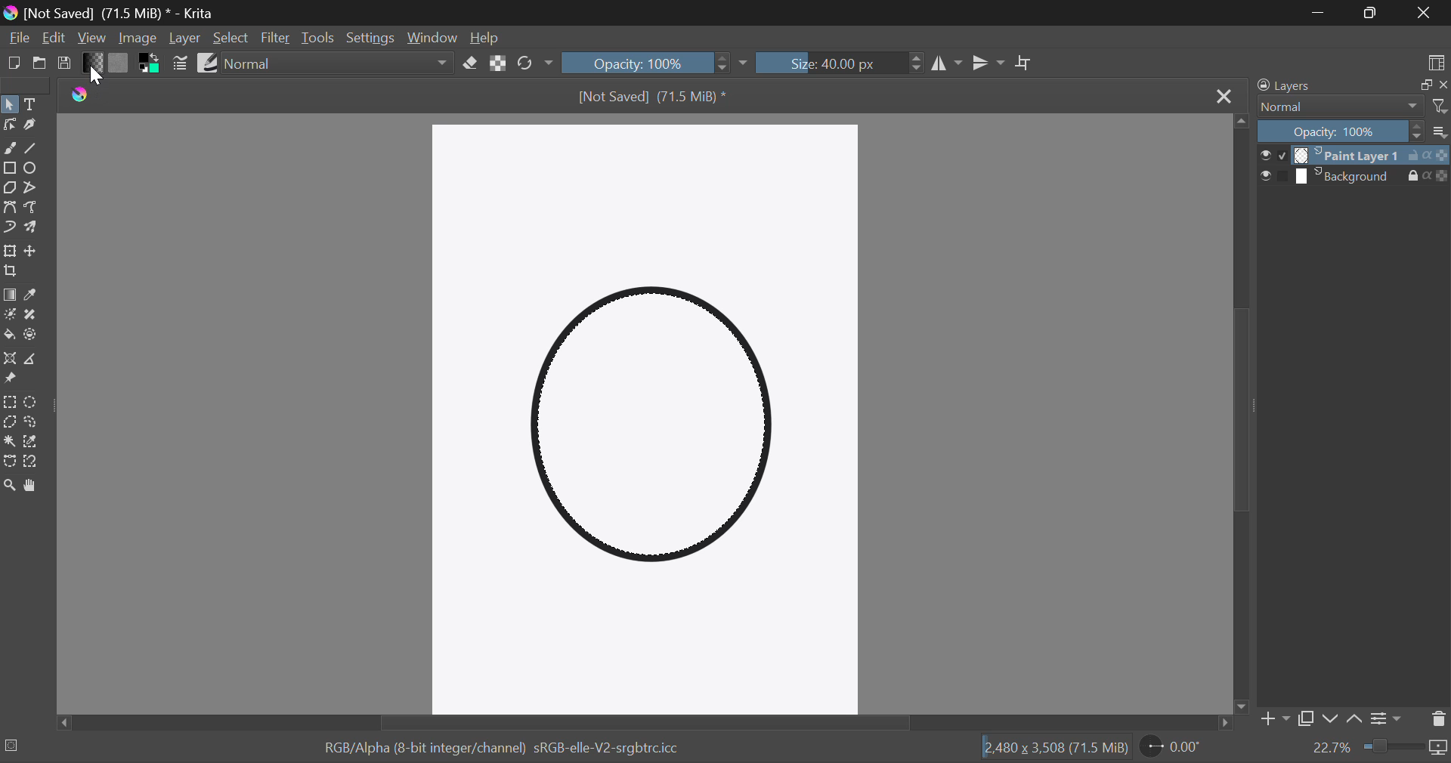  I want to click on Opacity, so click(1338, 132).